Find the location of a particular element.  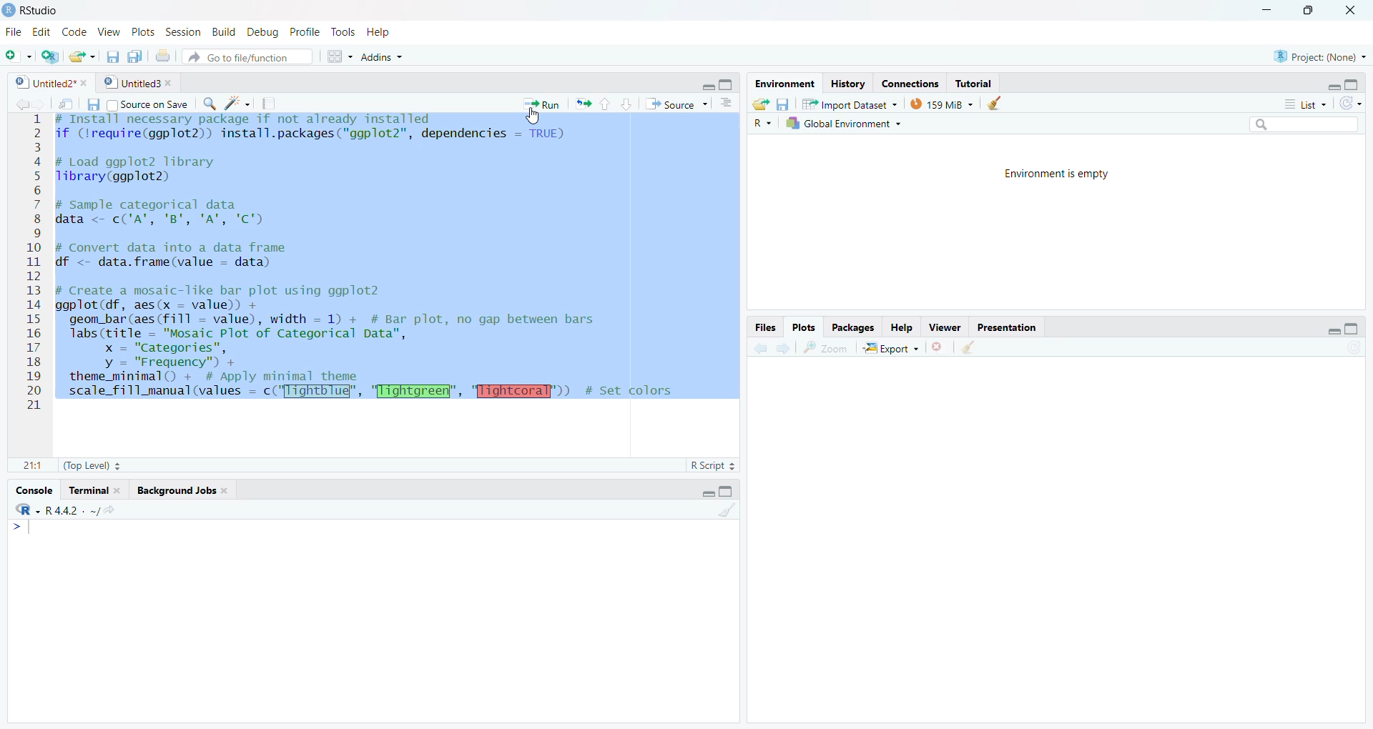

Save all open files is located at coordinates (136, 56).